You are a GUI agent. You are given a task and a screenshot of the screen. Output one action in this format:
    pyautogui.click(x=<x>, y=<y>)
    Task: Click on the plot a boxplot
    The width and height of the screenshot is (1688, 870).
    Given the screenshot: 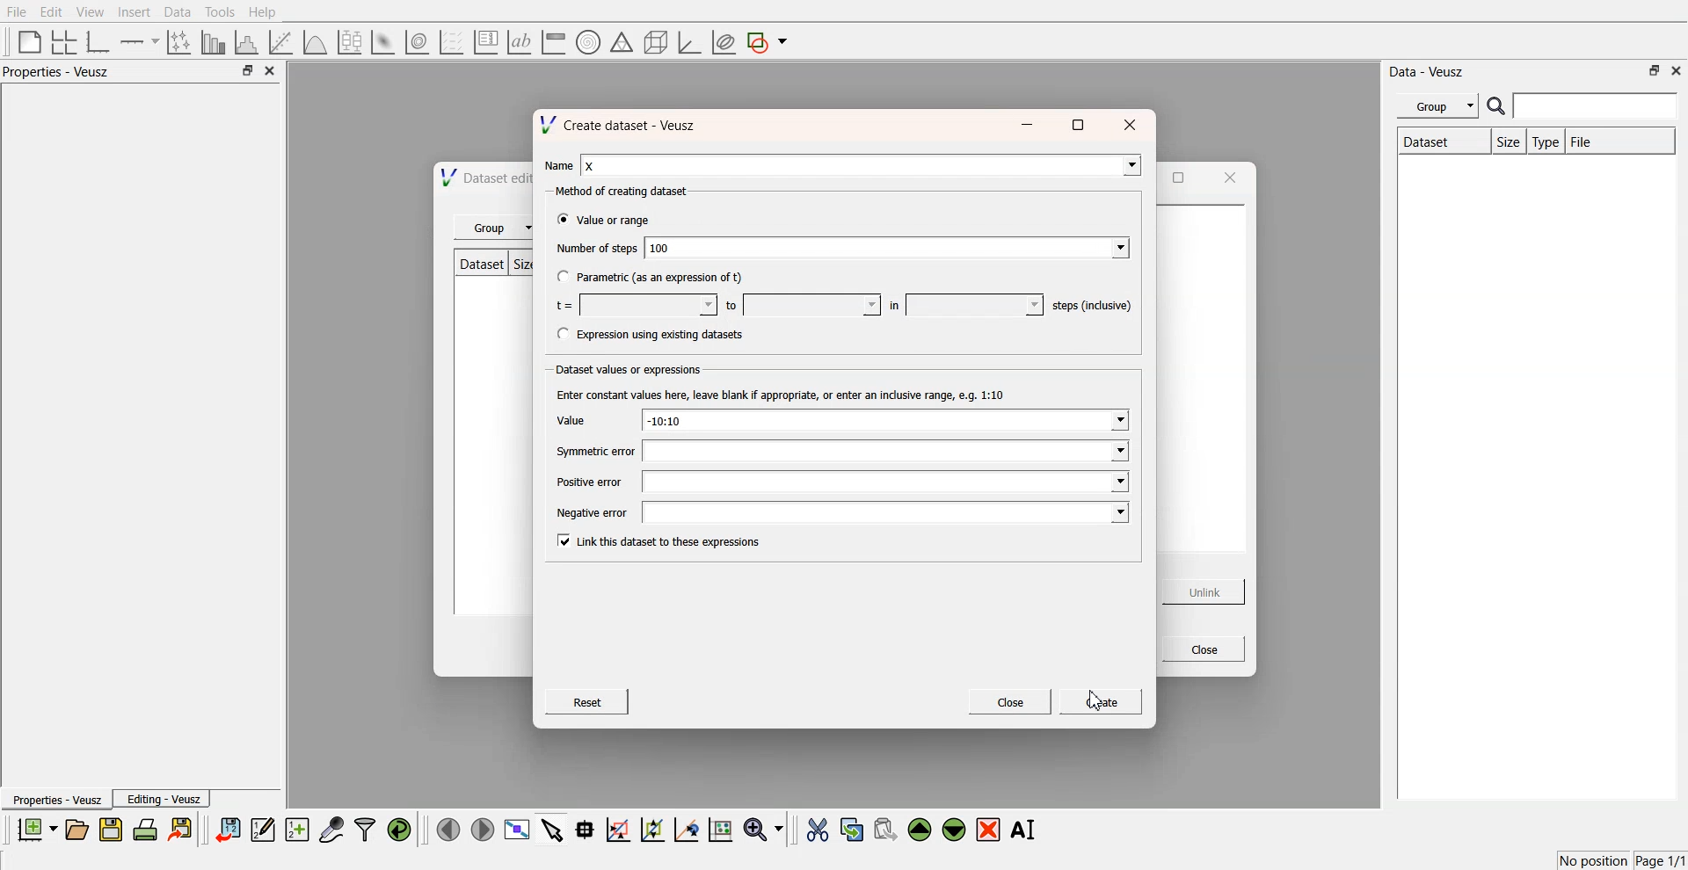 What is the action you would take?
    pyautogui.click(x=348, y=40)
    